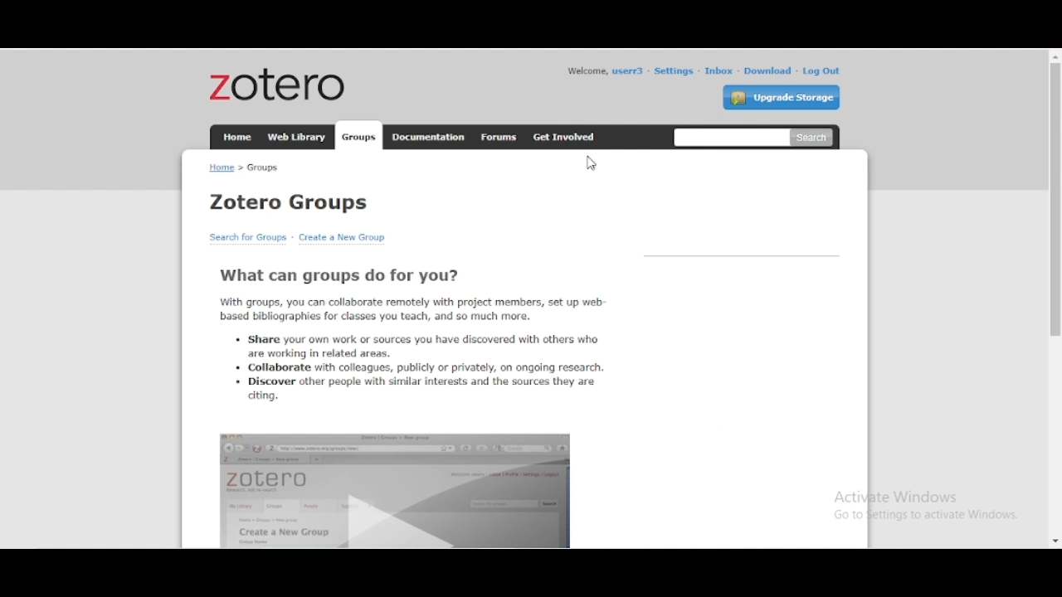 Image resolution: width=1062 pixels, height=597 pixels. What do you see at coordinates (358, 138) in the screenshot?
I see `groups` at bounding box center [358, 138].